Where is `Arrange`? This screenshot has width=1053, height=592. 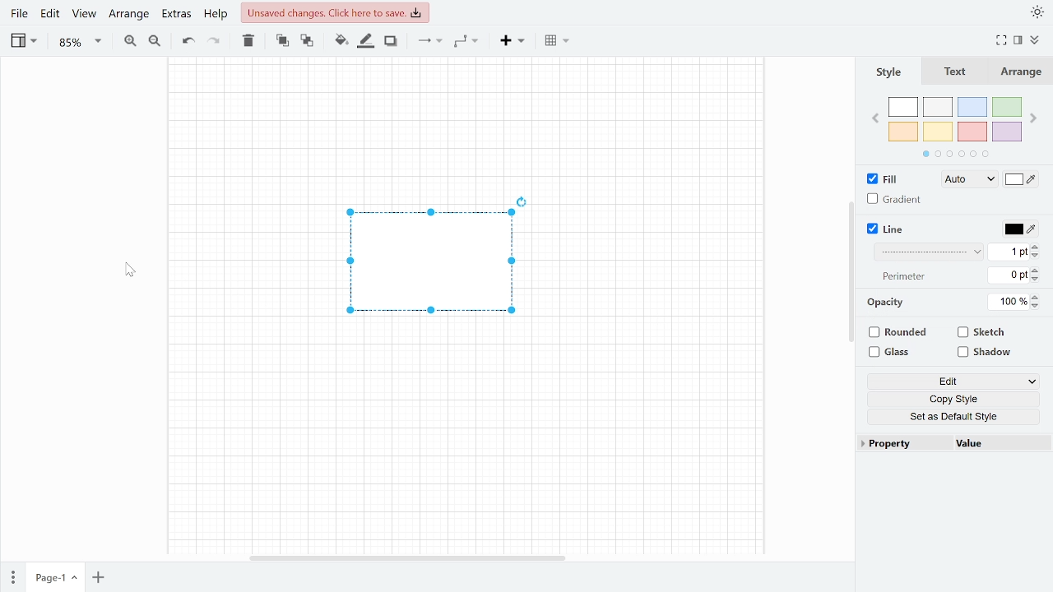
Arrange is located at coordinates (1023, 71).